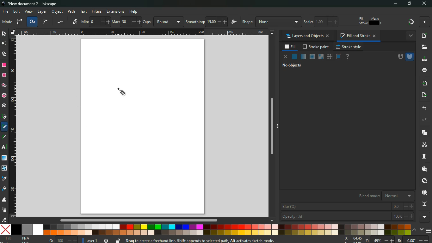  I want to click on pic, so click(4, 117).